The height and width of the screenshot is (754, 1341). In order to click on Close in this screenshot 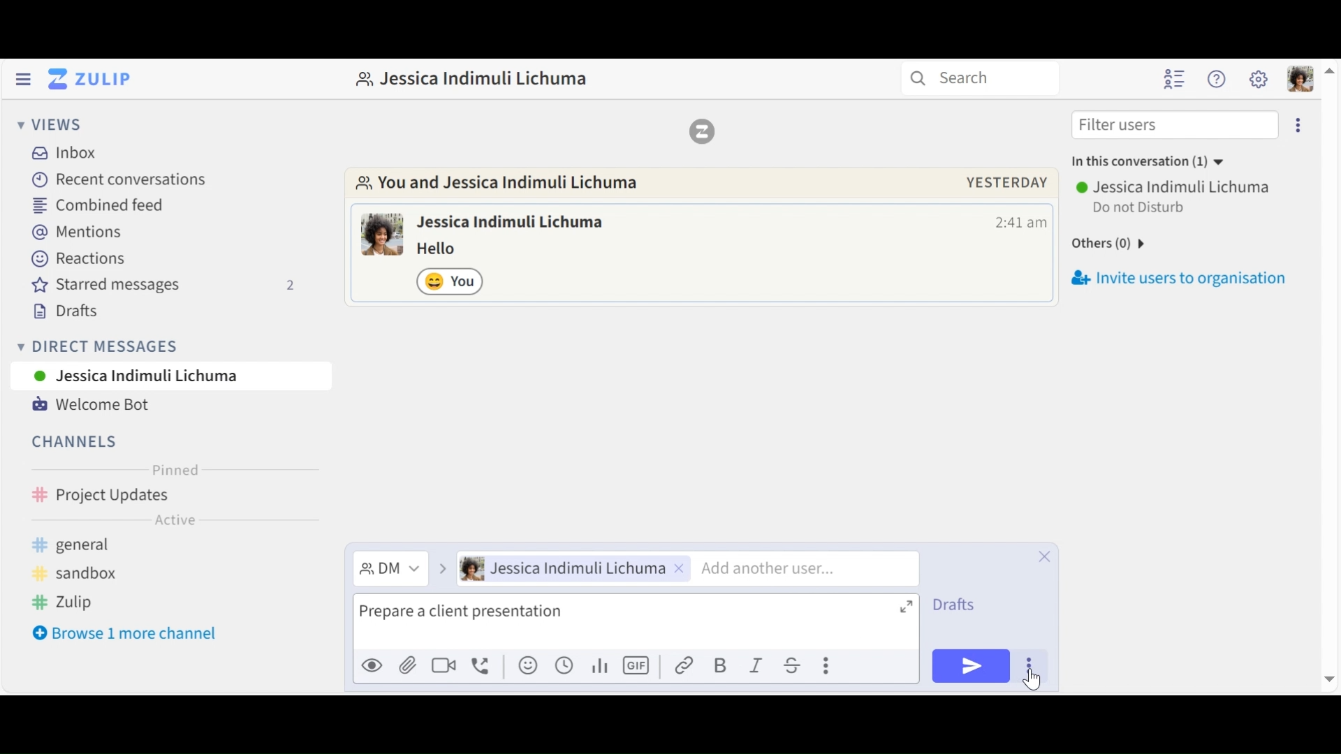, I will do `click(1044, 555)`.